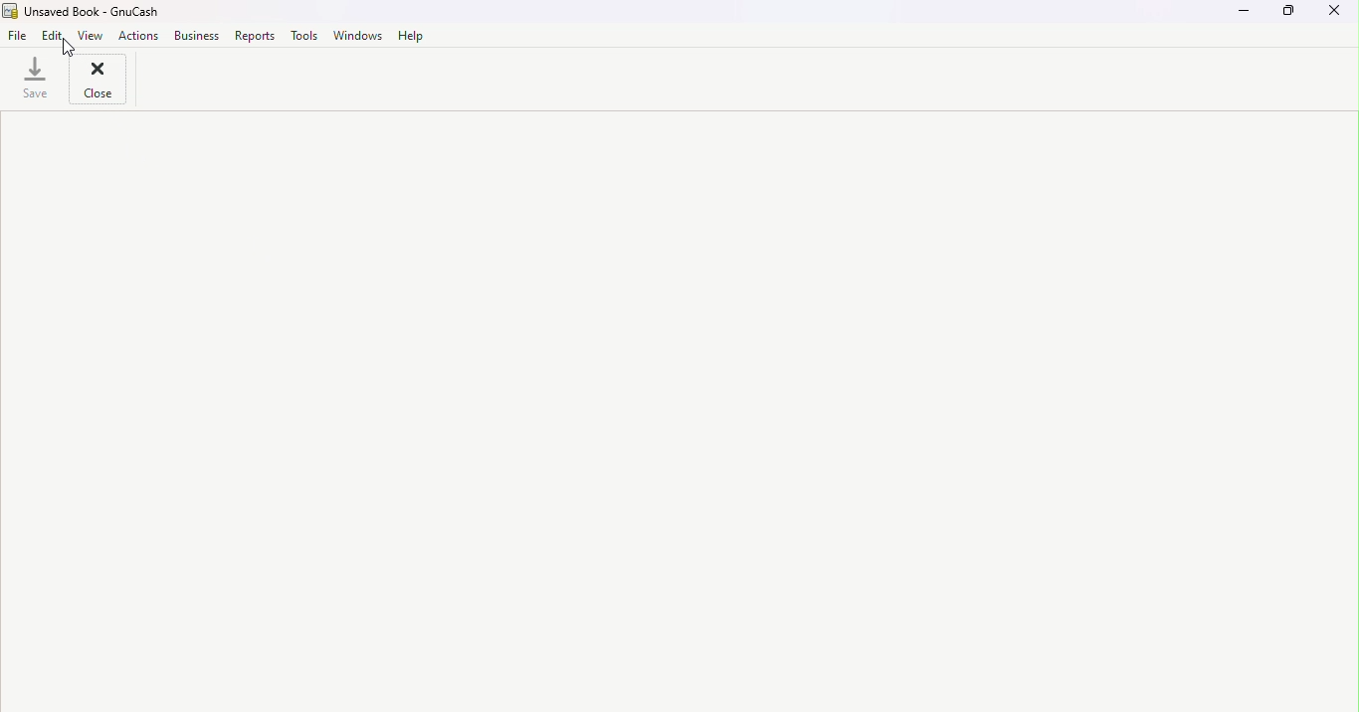 This screenshot has width=1359, height=712. Describe the element at coordinates (410, 34) in the screenshot. I see `Help` at that location.